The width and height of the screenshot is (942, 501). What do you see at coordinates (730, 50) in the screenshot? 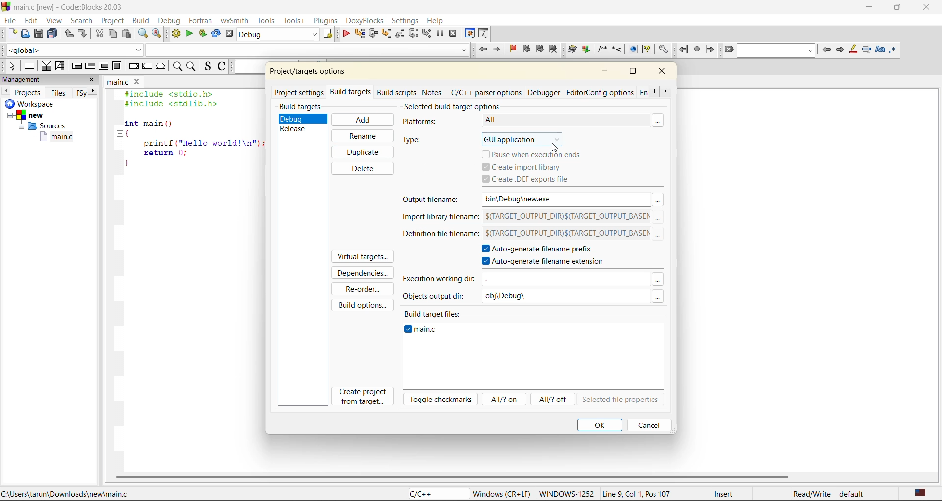
I see `clear` at bounding box center [730, 50].